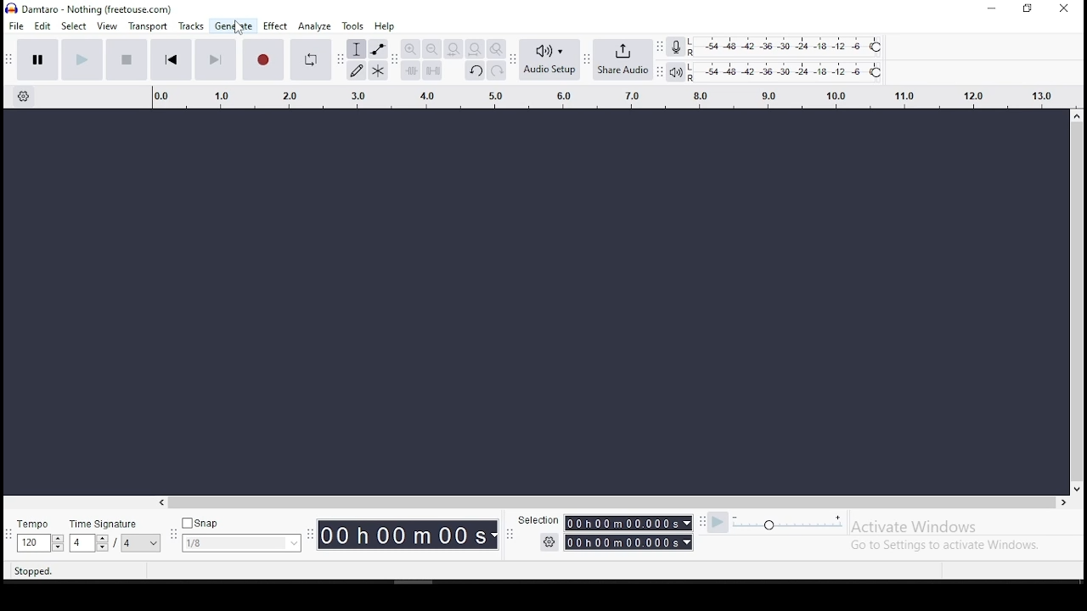 The image size is (1087, 611). Describe the element at coordinates (431, 48) in the screenshot. I see `zoom out` at that location.